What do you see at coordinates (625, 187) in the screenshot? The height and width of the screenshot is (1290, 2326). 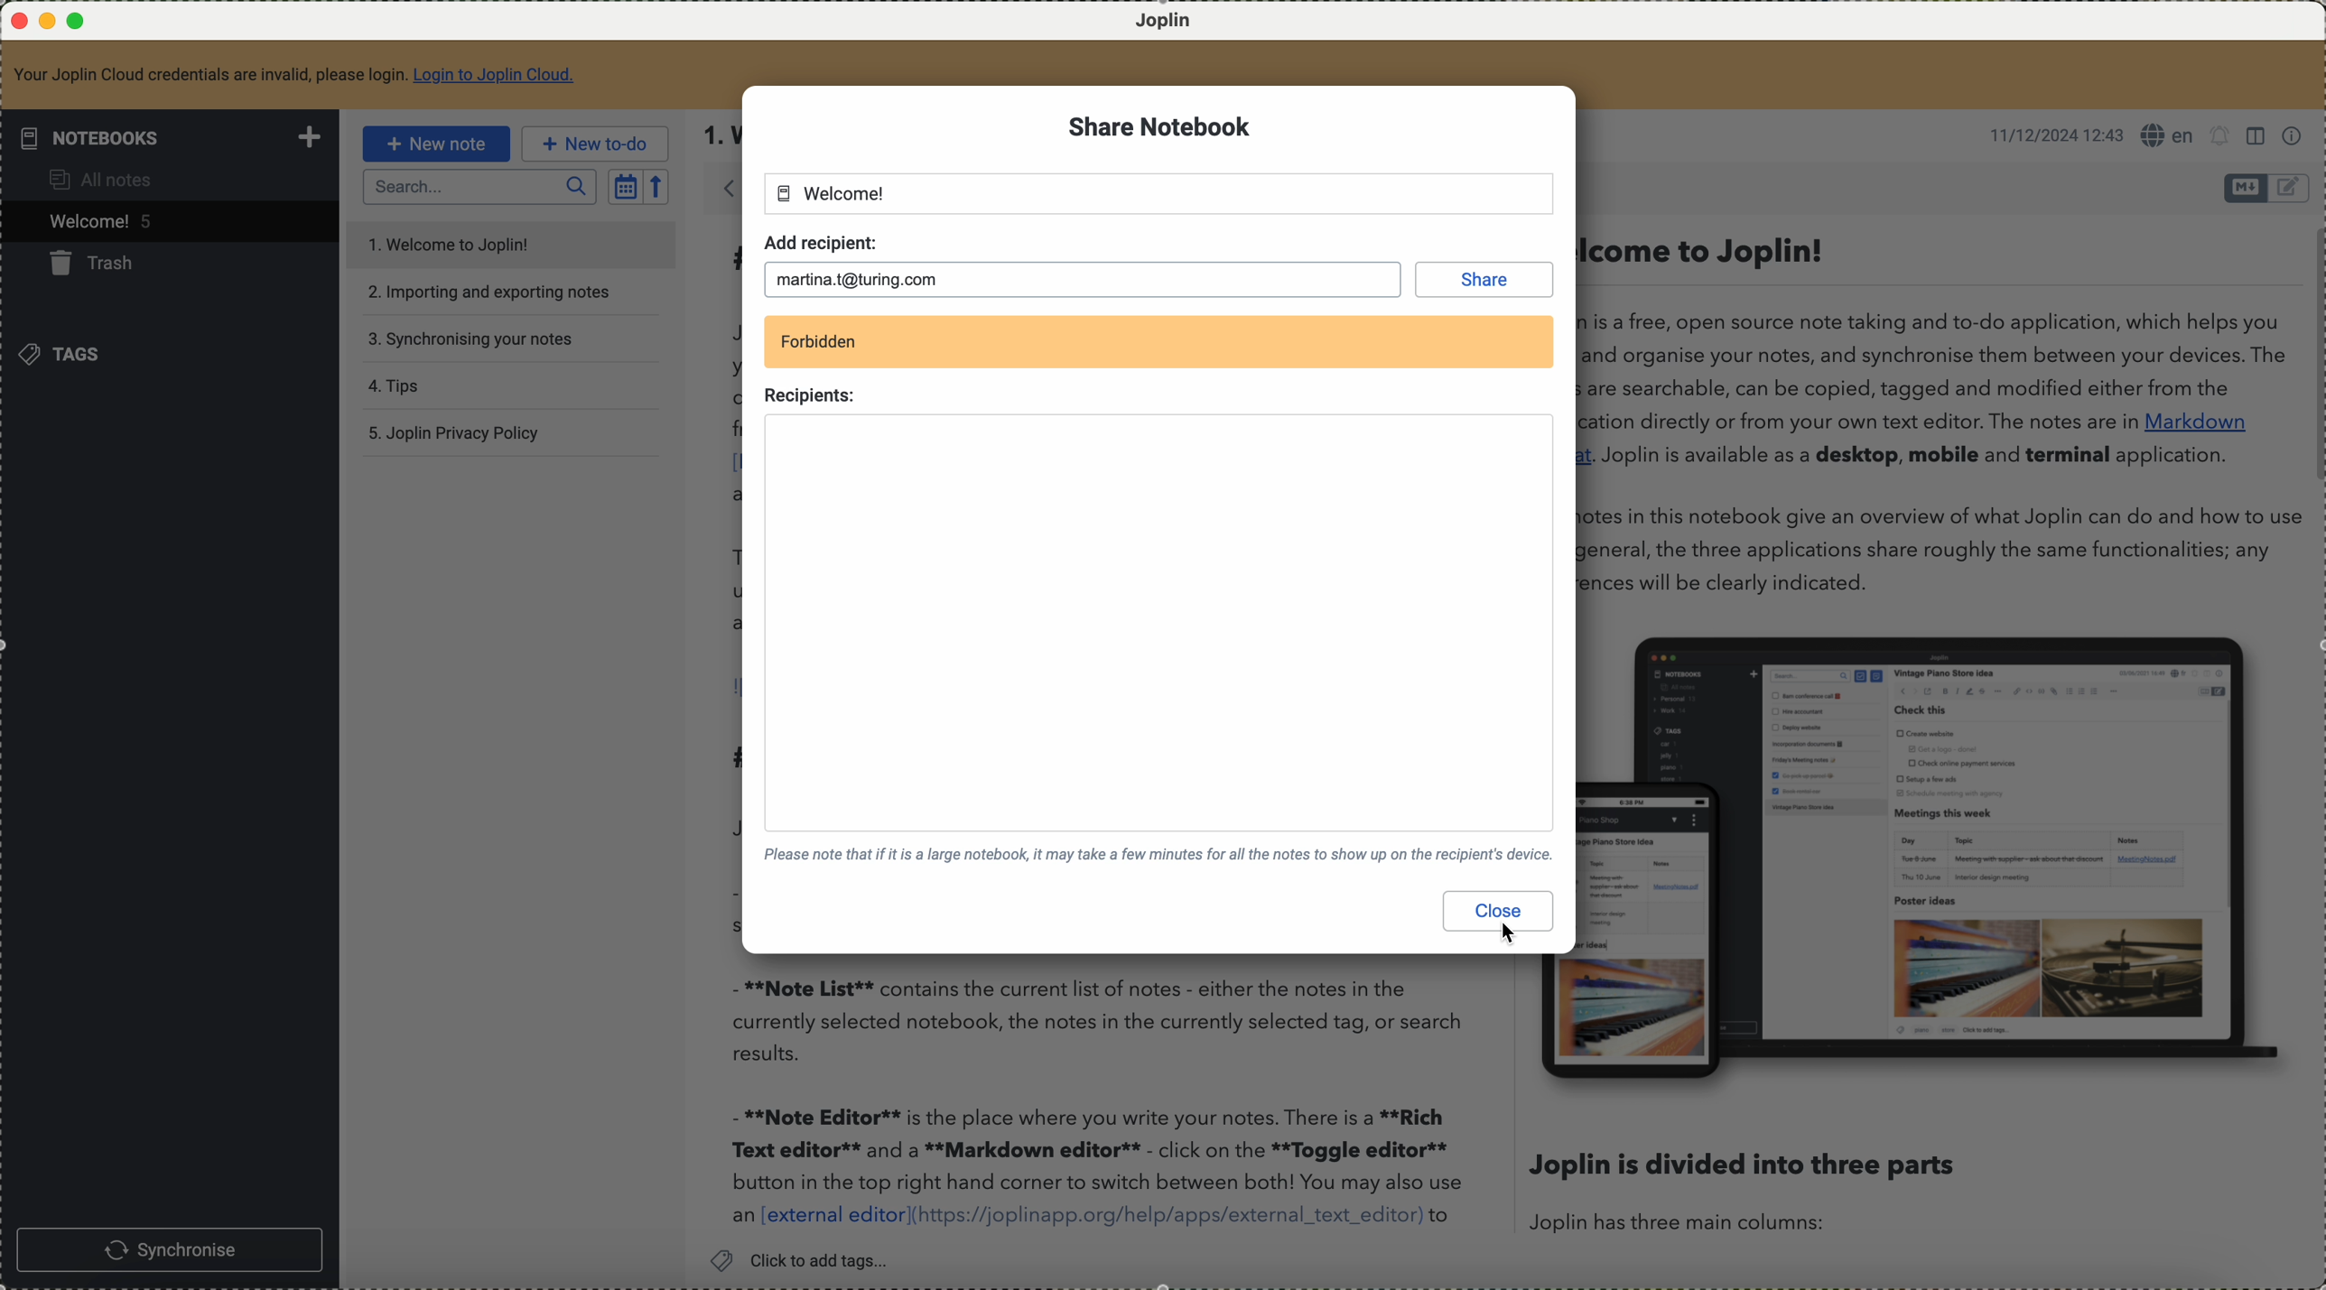 I see `toggle sort order field` at bounding box center [625, 187].